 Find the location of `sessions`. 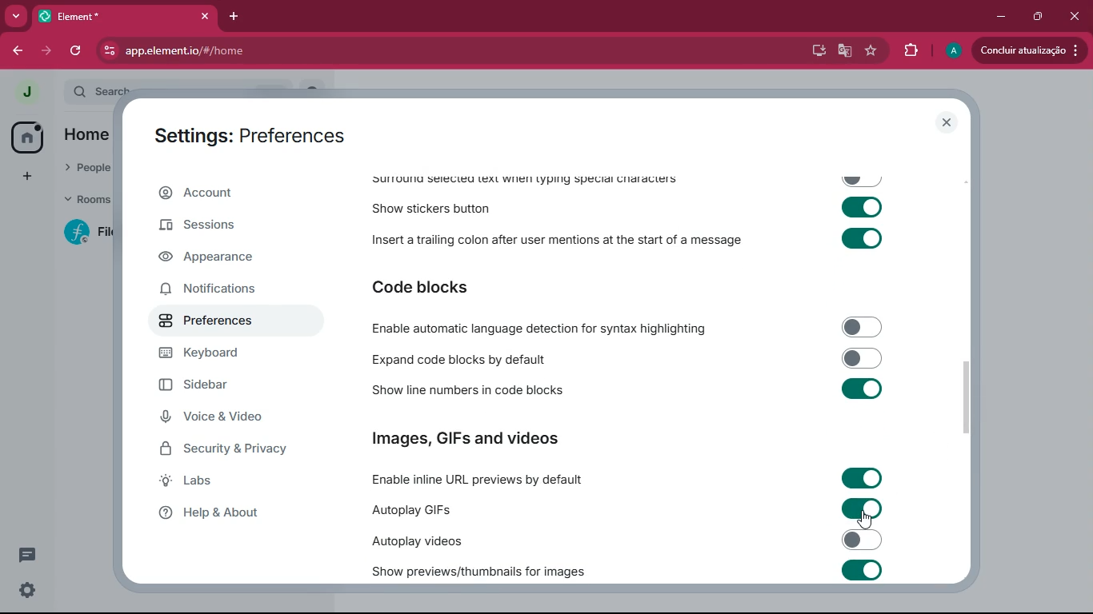

sessions is located at coordinates (227, 224).